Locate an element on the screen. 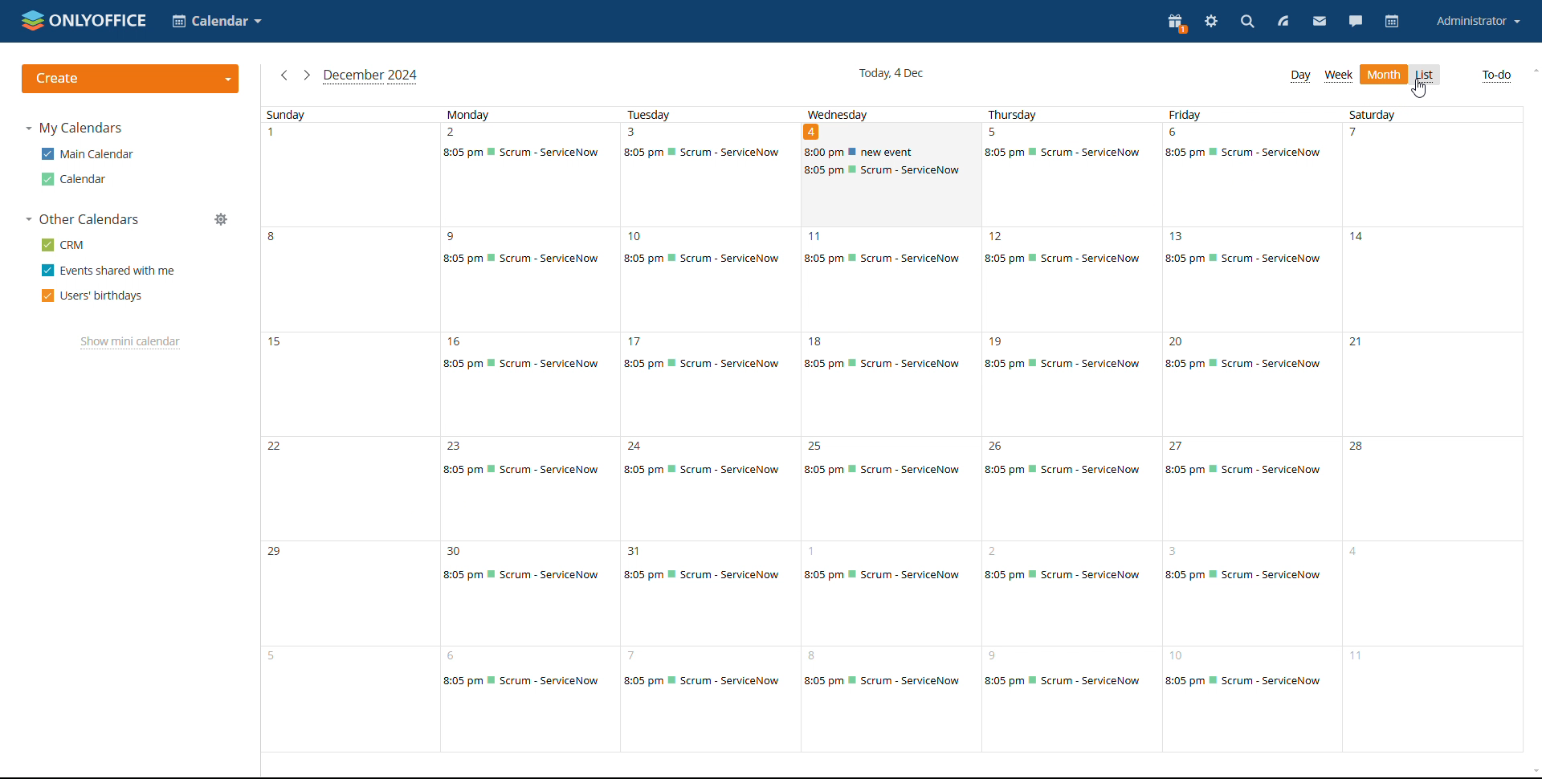 This screenshot has width=1542, height=779. 7 is located at coordinates (1349, 133).